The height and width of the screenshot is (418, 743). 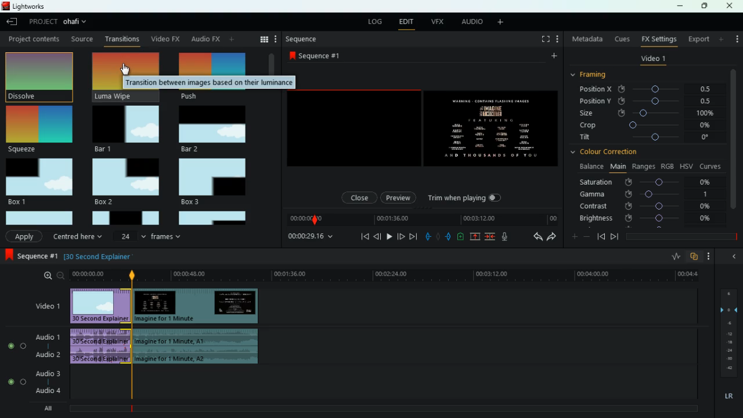 What do you see at coordinates (276, 39) in the screenshot?
I see `more` at bounding box center [276, 39].